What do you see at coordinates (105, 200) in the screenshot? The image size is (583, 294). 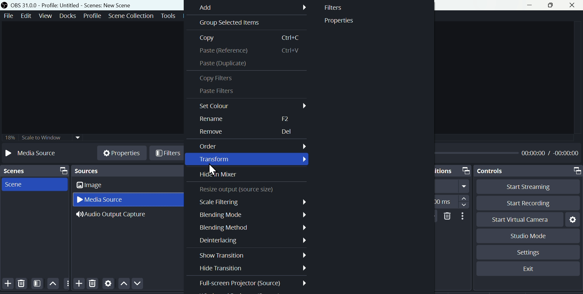 I see `Media source` at bounding box center [105, 200].